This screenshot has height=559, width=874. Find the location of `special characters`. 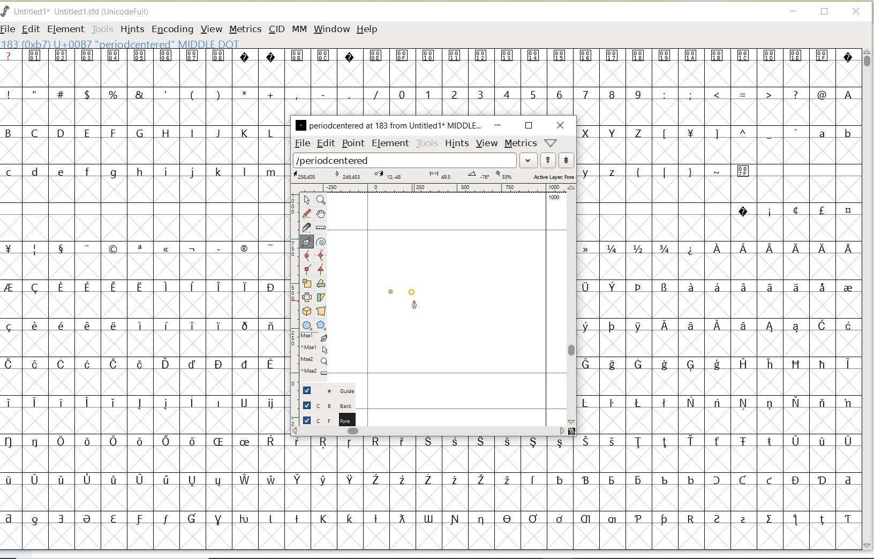

special characters is located at coordinates (794, 210).